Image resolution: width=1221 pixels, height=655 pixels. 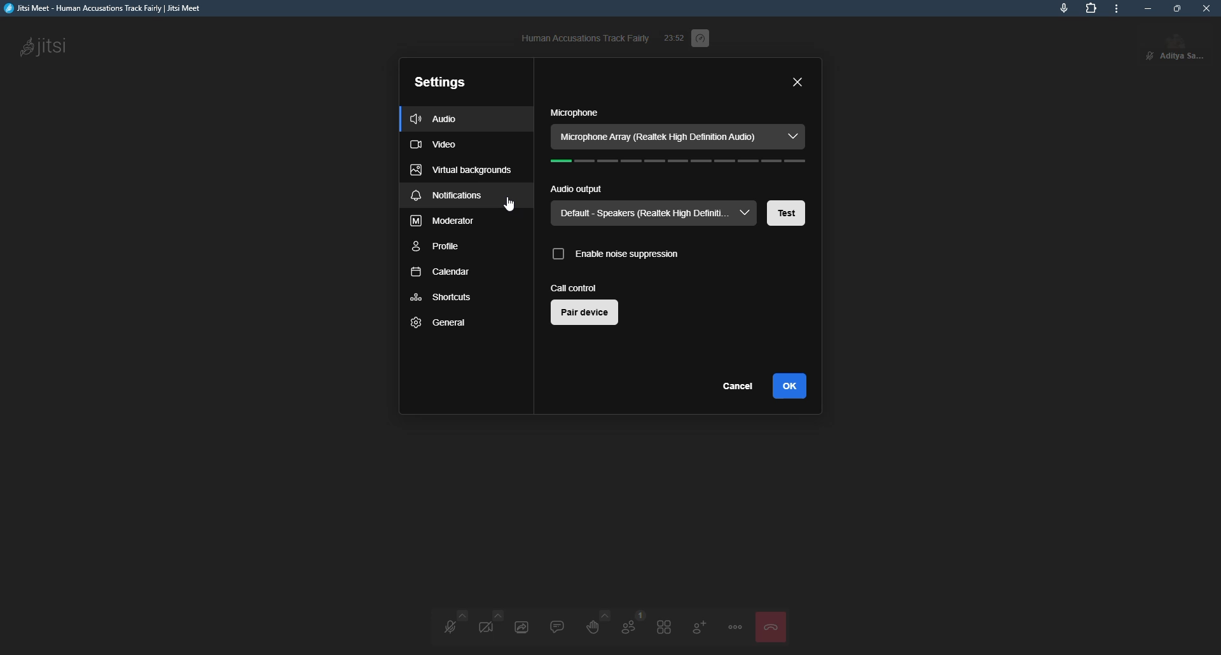 What do you see at coordinates (1177, 8) in the screenshot?
I see `maximize` at bounding box center [1177, 8].